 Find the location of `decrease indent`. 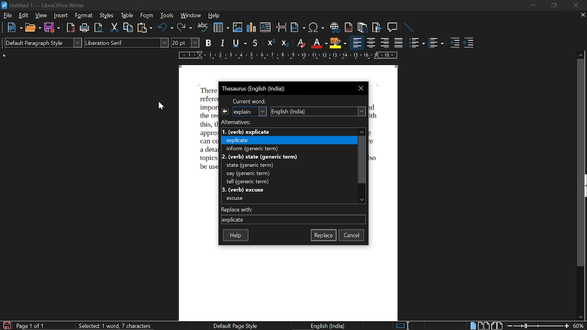

decrease indent is located at coordinates (469, 43).